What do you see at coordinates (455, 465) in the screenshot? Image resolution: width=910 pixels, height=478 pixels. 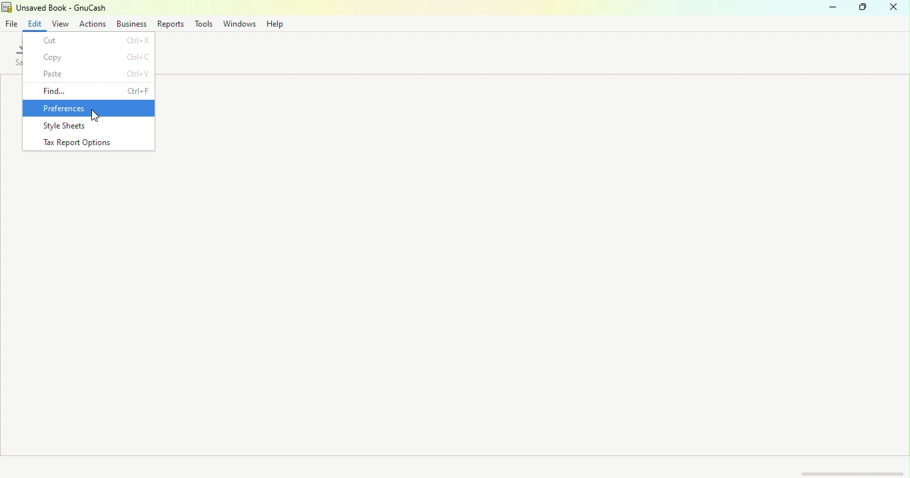 I see `Status bar` at bounding box center [455, 465].